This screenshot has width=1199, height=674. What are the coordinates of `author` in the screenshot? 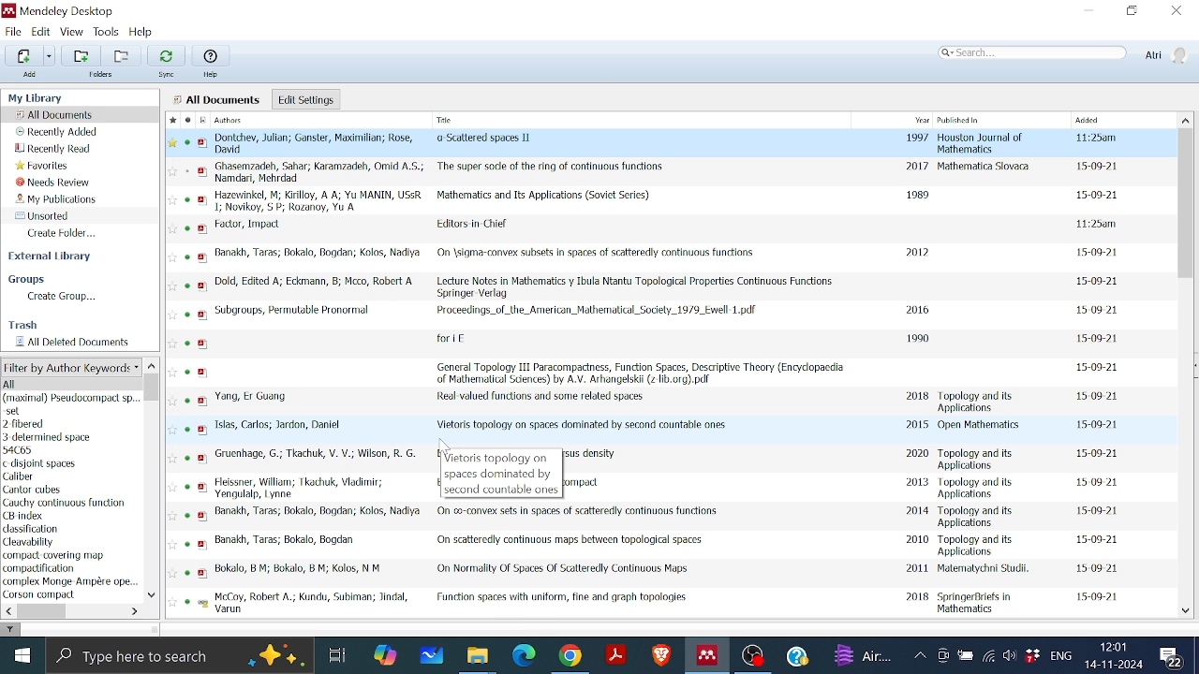 It's located at (33, 490).